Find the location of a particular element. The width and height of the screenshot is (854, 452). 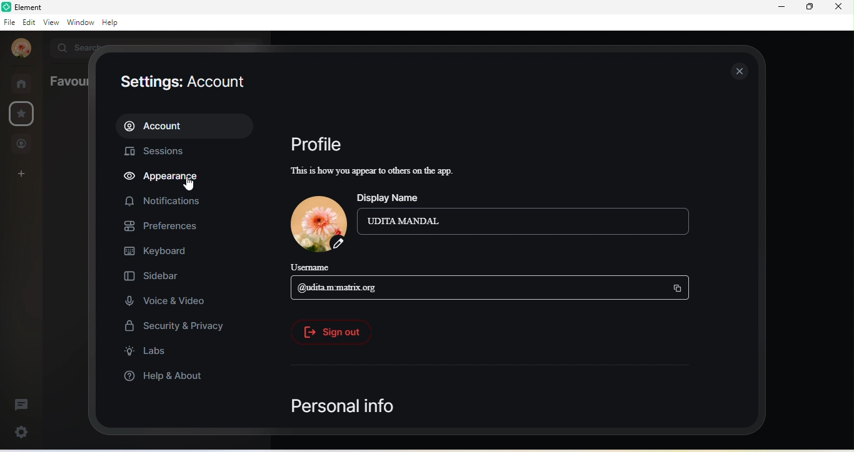

username is located at coordinates (318, 268).